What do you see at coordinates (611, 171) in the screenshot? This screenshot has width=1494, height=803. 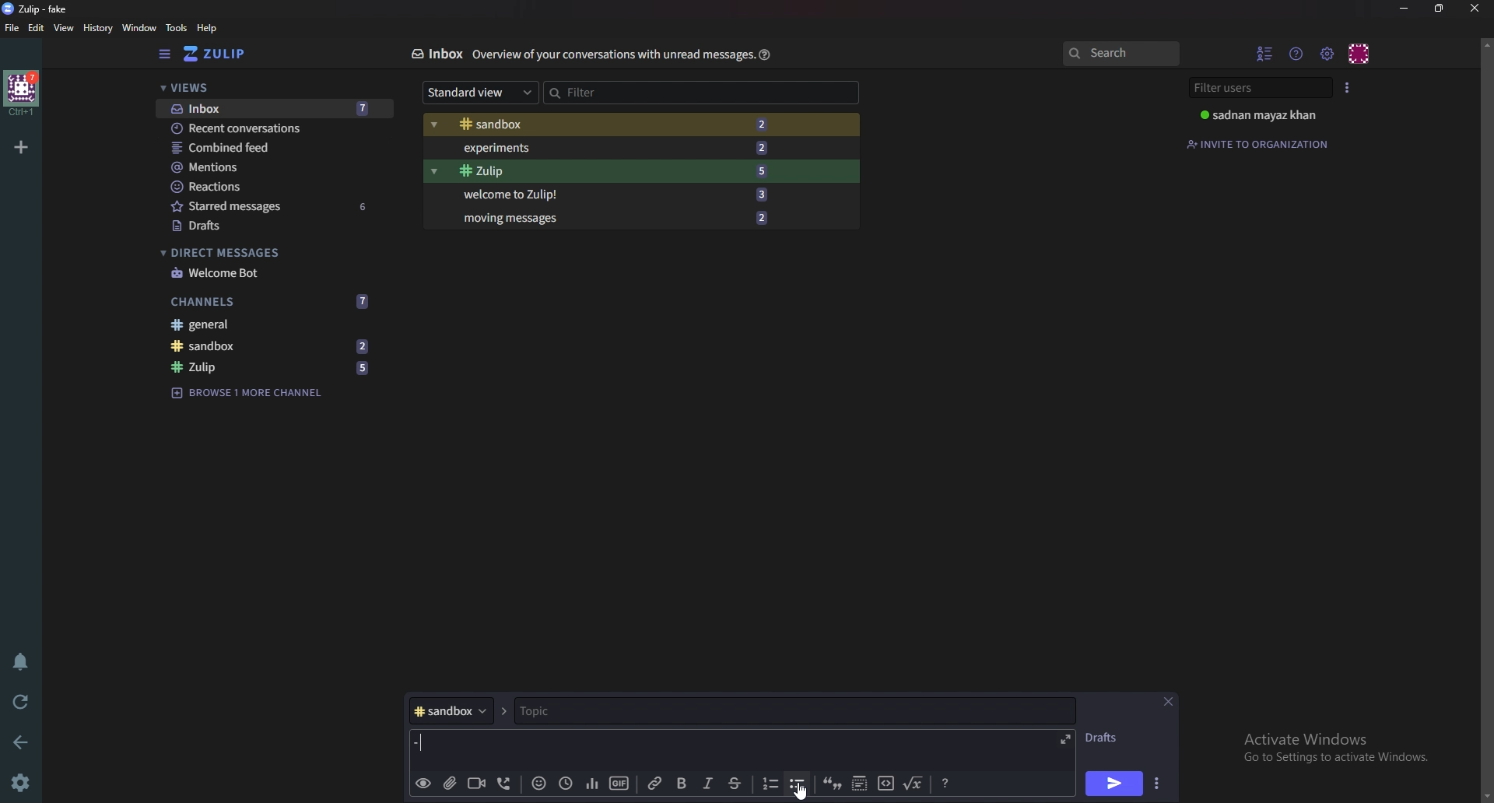 I see `Zulip` at bounding box center [611, 171].